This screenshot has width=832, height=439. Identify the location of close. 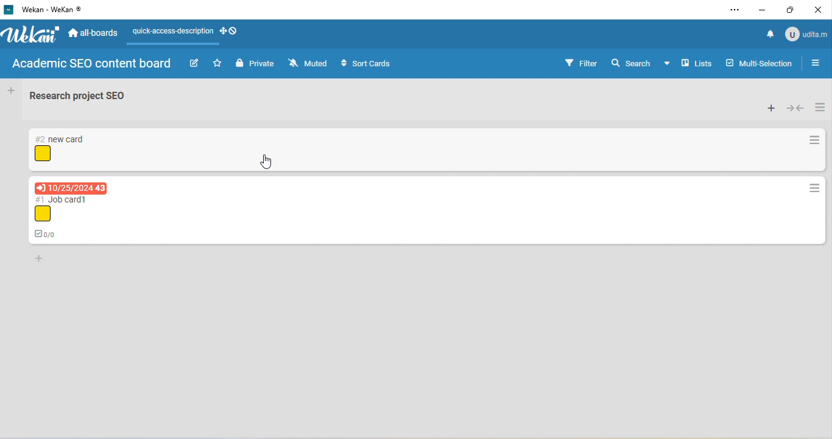
(820, 9).